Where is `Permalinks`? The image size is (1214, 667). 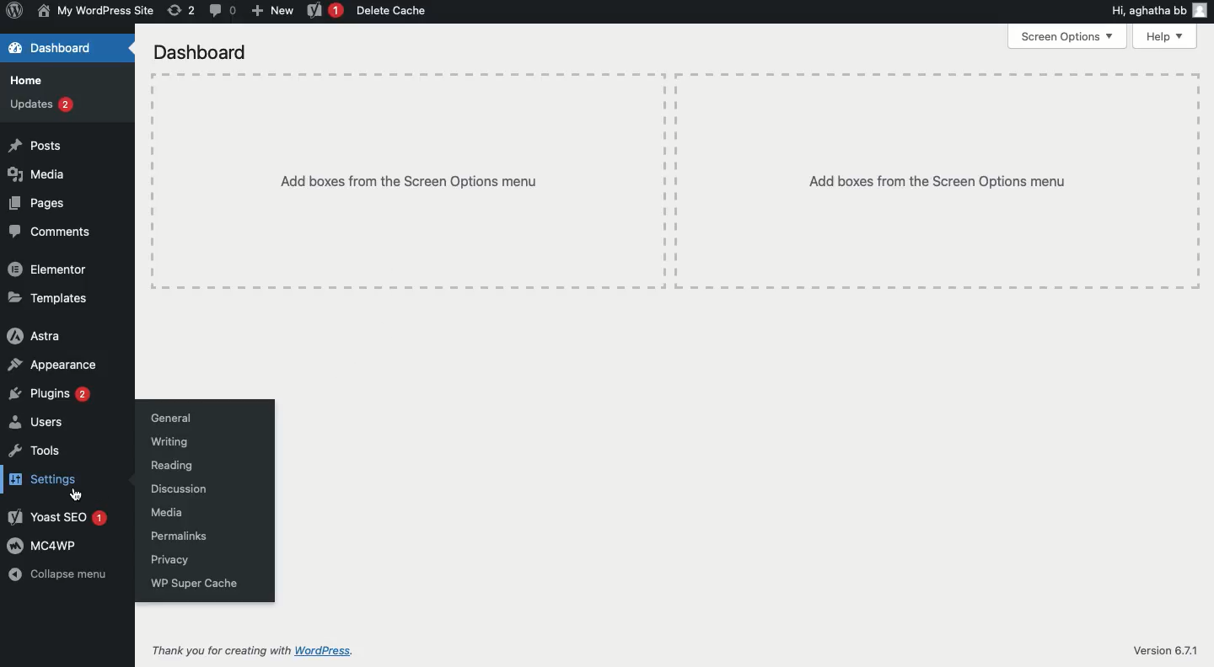
Permalinks is located at coordinates (175, 536).